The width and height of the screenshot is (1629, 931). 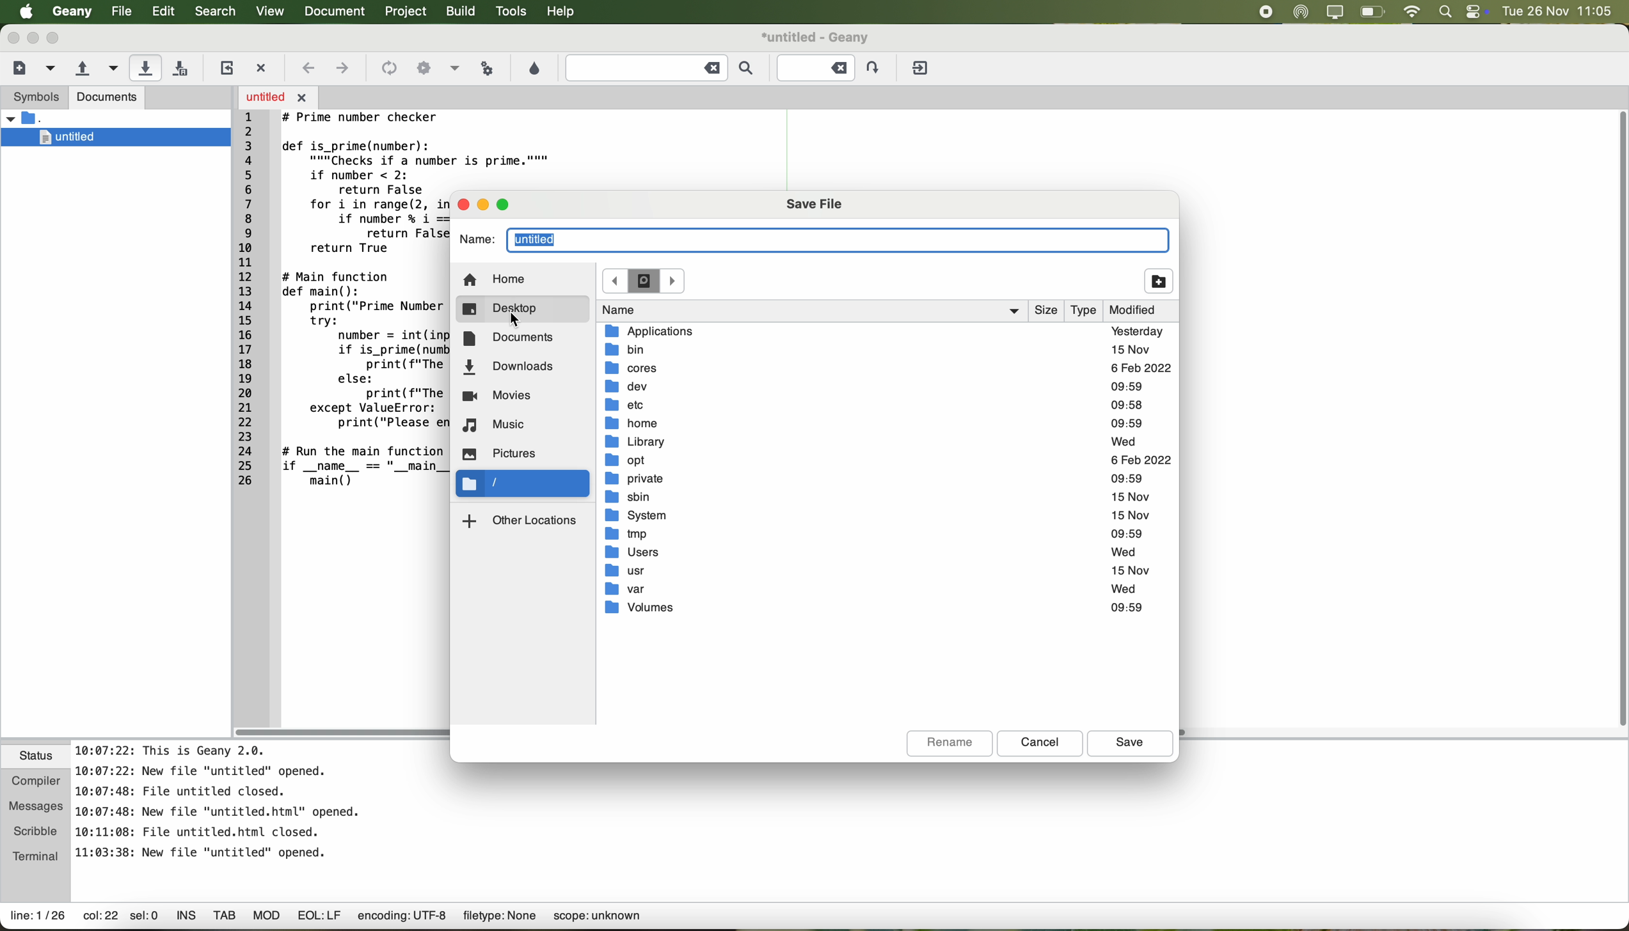 I want to click on cores, so click(x=886, y=369).